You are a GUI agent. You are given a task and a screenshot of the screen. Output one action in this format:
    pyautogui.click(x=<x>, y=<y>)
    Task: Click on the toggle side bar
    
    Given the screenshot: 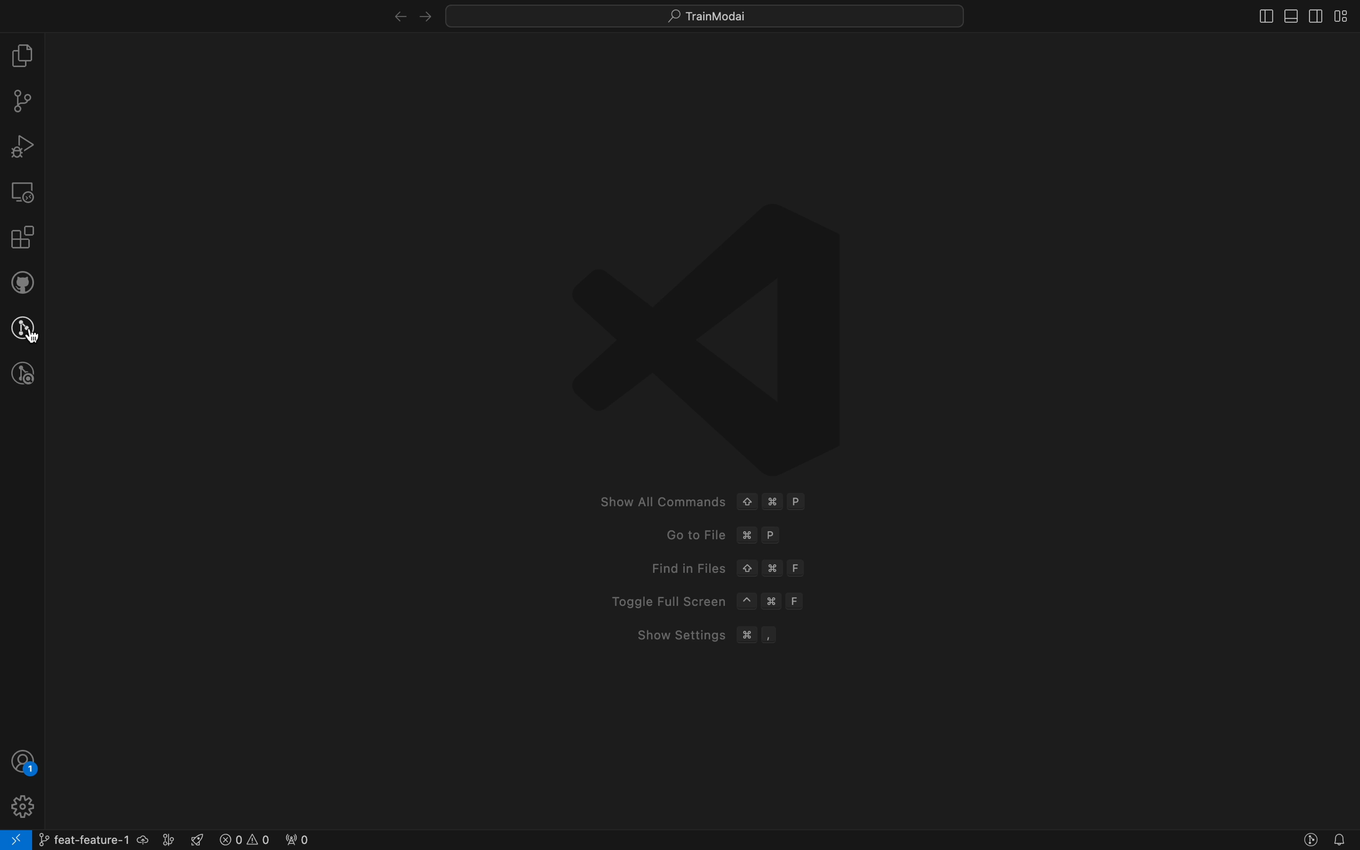 What is the action you would take?
    pyautogui.click(x=1260, y=15)
    